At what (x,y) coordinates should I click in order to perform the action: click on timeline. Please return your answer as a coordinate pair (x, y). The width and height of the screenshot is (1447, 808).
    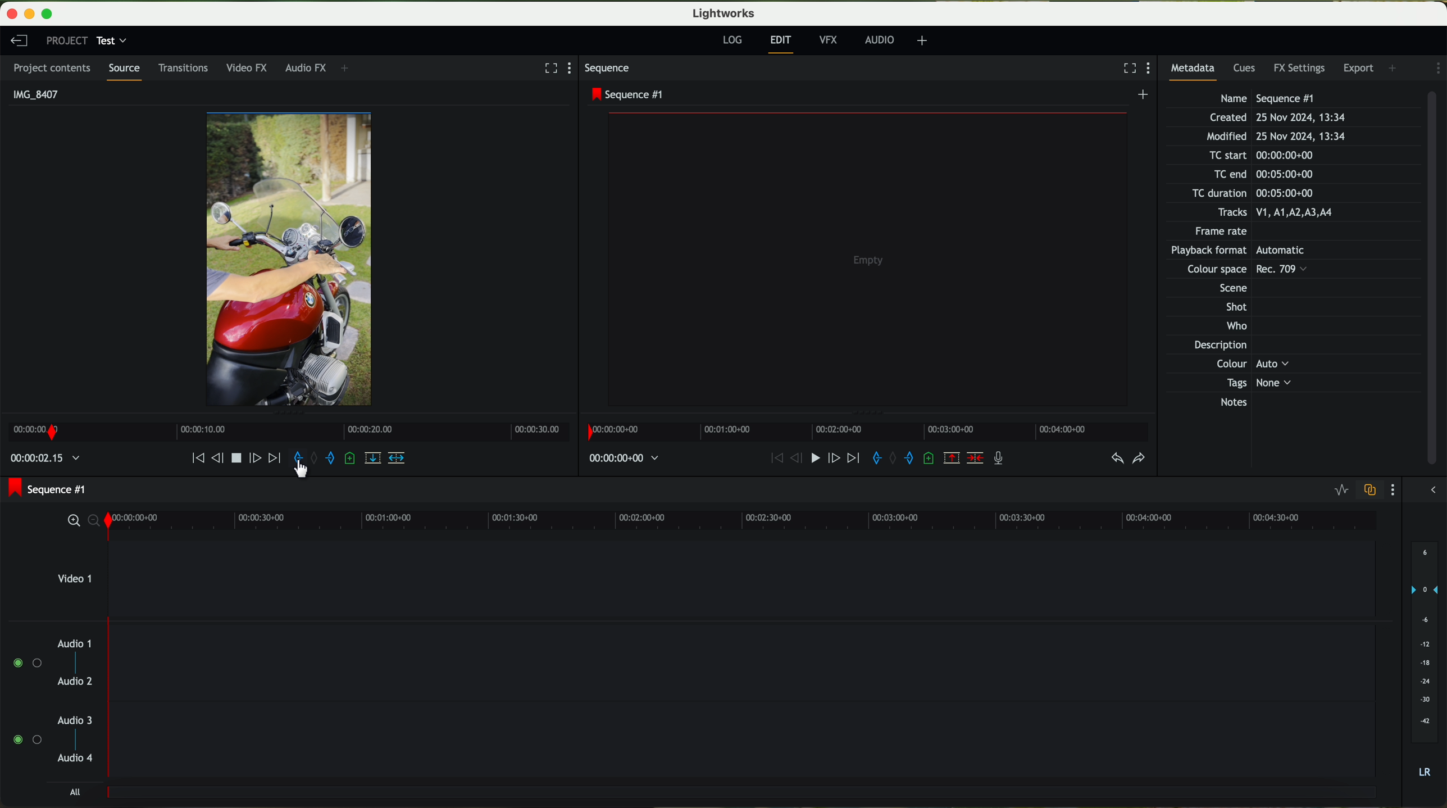
    Looking at the image, I should click on (743, 520).